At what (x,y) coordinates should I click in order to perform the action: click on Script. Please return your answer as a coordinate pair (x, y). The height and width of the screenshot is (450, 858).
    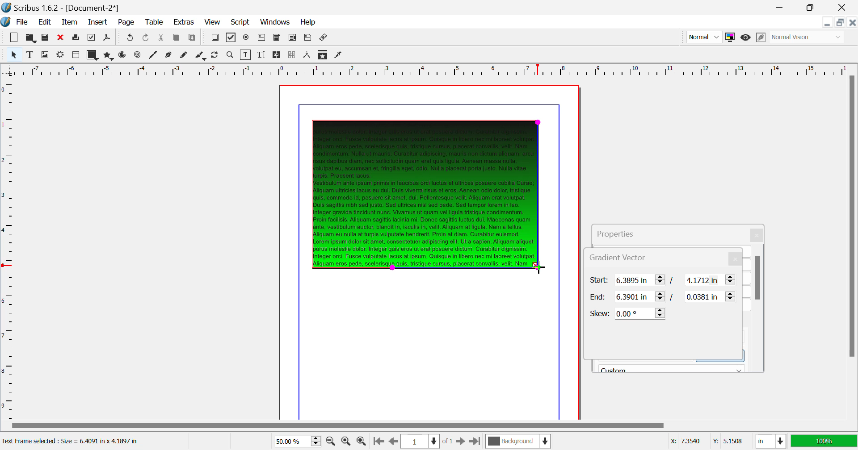
    Looking at the image, I should click on (241, 21).